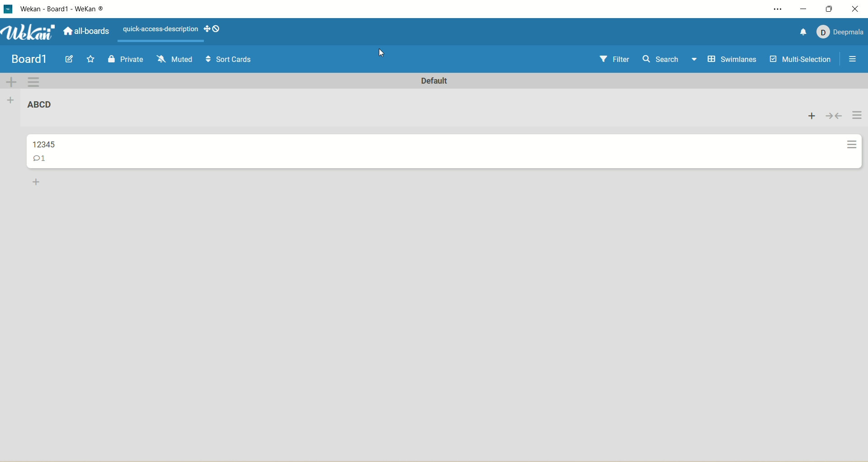 The width and height of the screenshot is (868, 462). Describe the element at coordinates (812, 116) in the screenshot. I see `add card` at that location.